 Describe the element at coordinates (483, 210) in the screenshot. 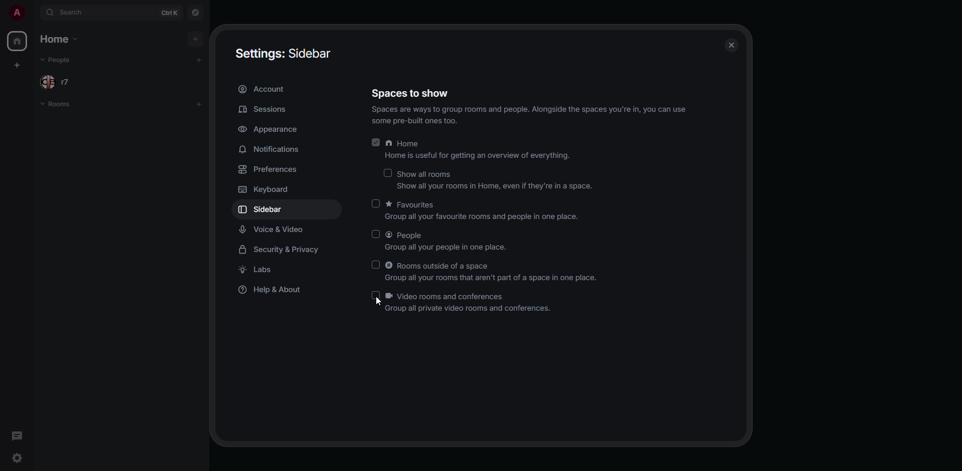

I see `favorites` at that location.